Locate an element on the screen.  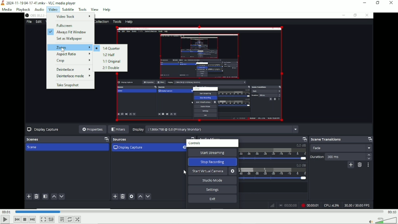
cursor is located at coordinates (63, 50).